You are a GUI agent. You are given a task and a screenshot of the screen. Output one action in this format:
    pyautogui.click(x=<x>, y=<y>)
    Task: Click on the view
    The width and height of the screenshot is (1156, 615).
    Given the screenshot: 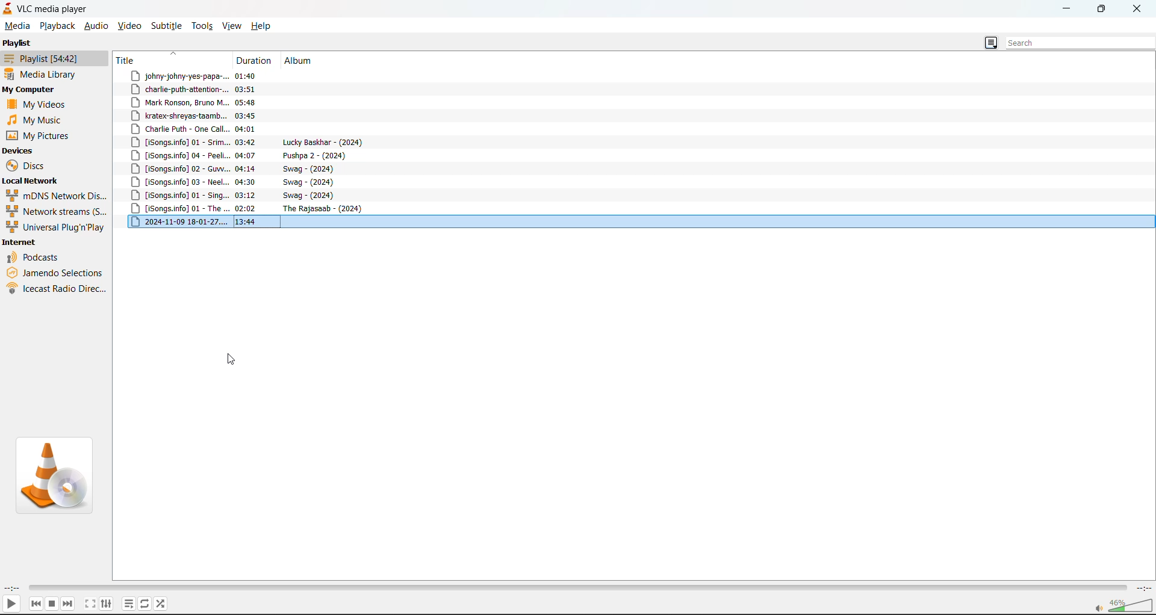 What is the action you would take?
    pyautogui.click(x=234, y=25)
    